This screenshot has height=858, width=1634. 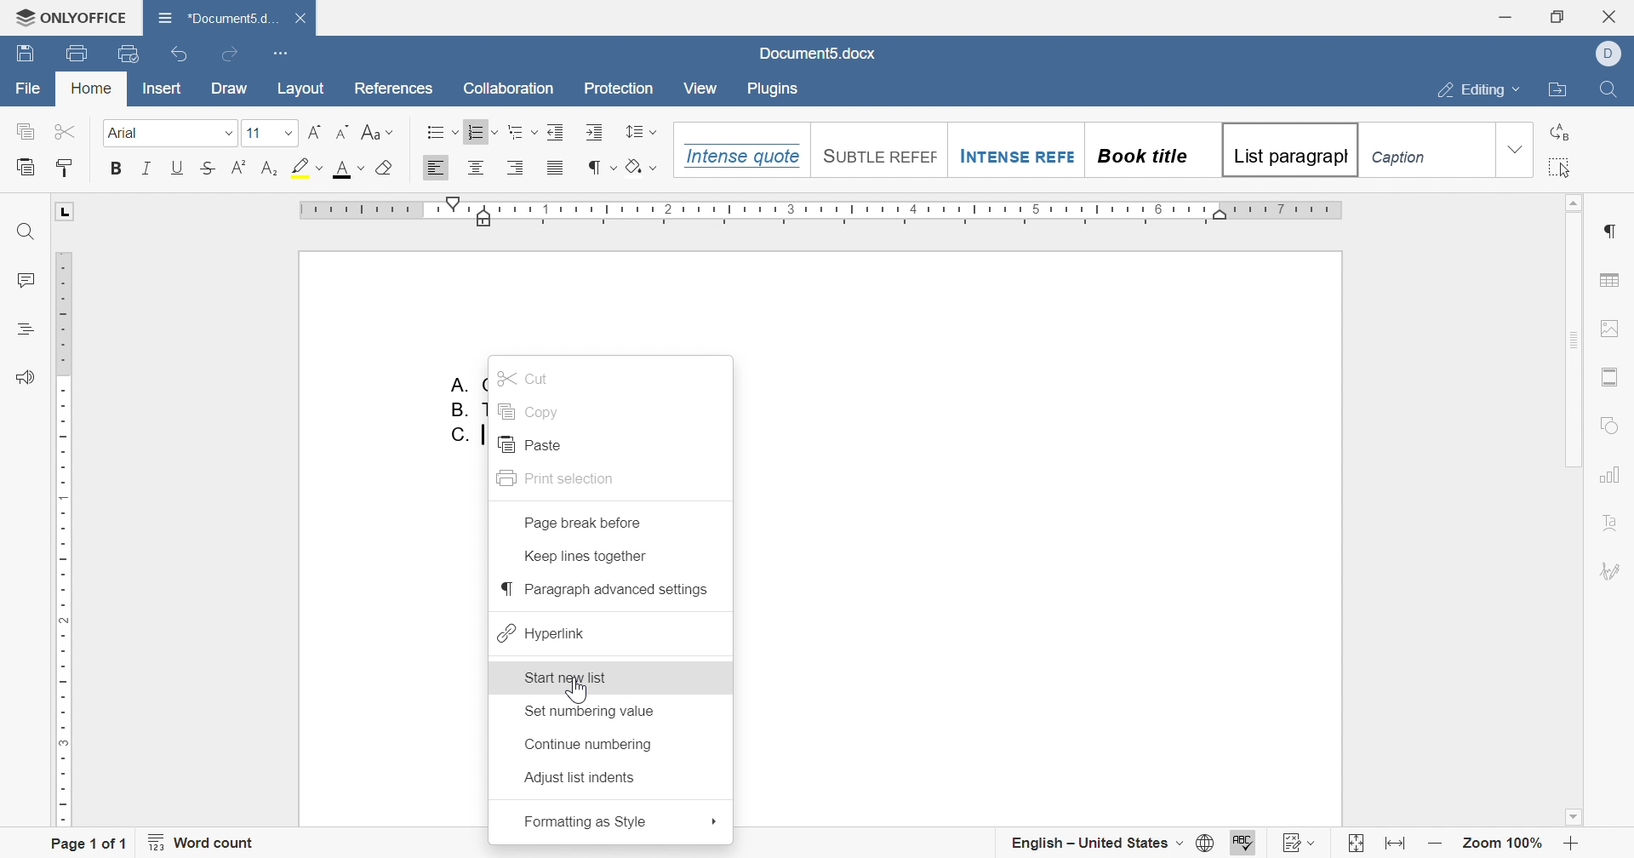 What do you see at coordinates (1609, 329) in the screenshot?
I see `image settings` at bounding box center [1609, 329].